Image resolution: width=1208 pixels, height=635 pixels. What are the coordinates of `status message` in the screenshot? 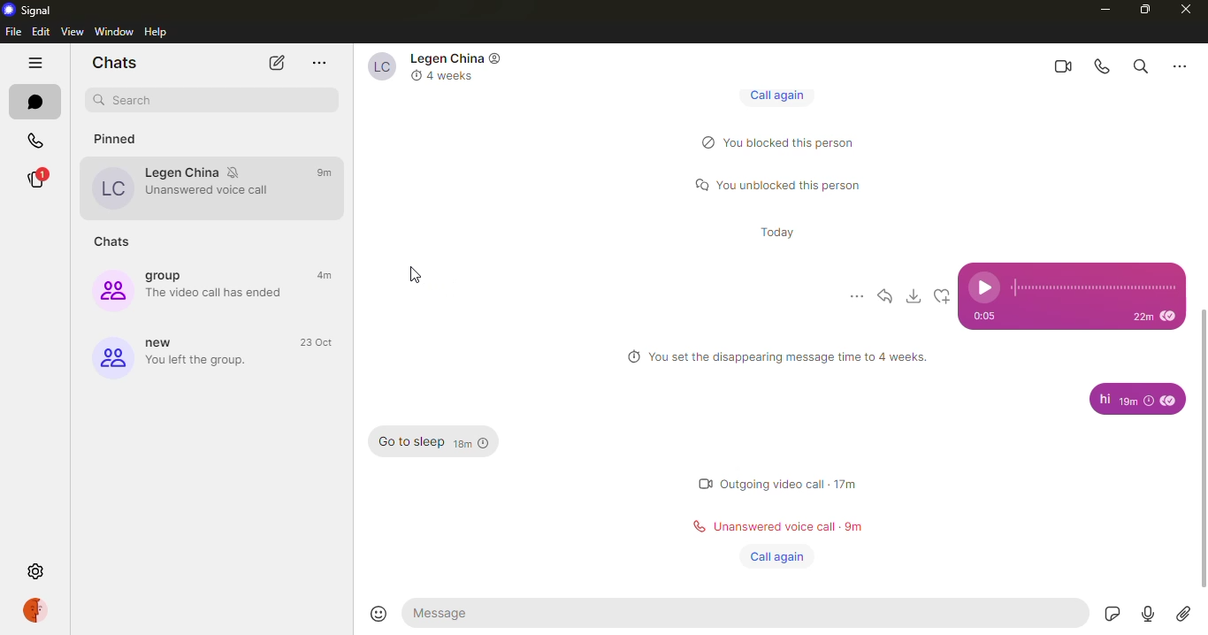 It's located at (771, 184).